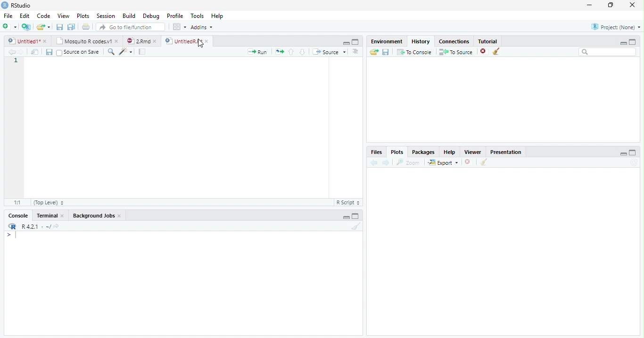 Image resolution: width=644 pixels, height=338 pixels. I want to click on Rstudio, so click(16, 4).